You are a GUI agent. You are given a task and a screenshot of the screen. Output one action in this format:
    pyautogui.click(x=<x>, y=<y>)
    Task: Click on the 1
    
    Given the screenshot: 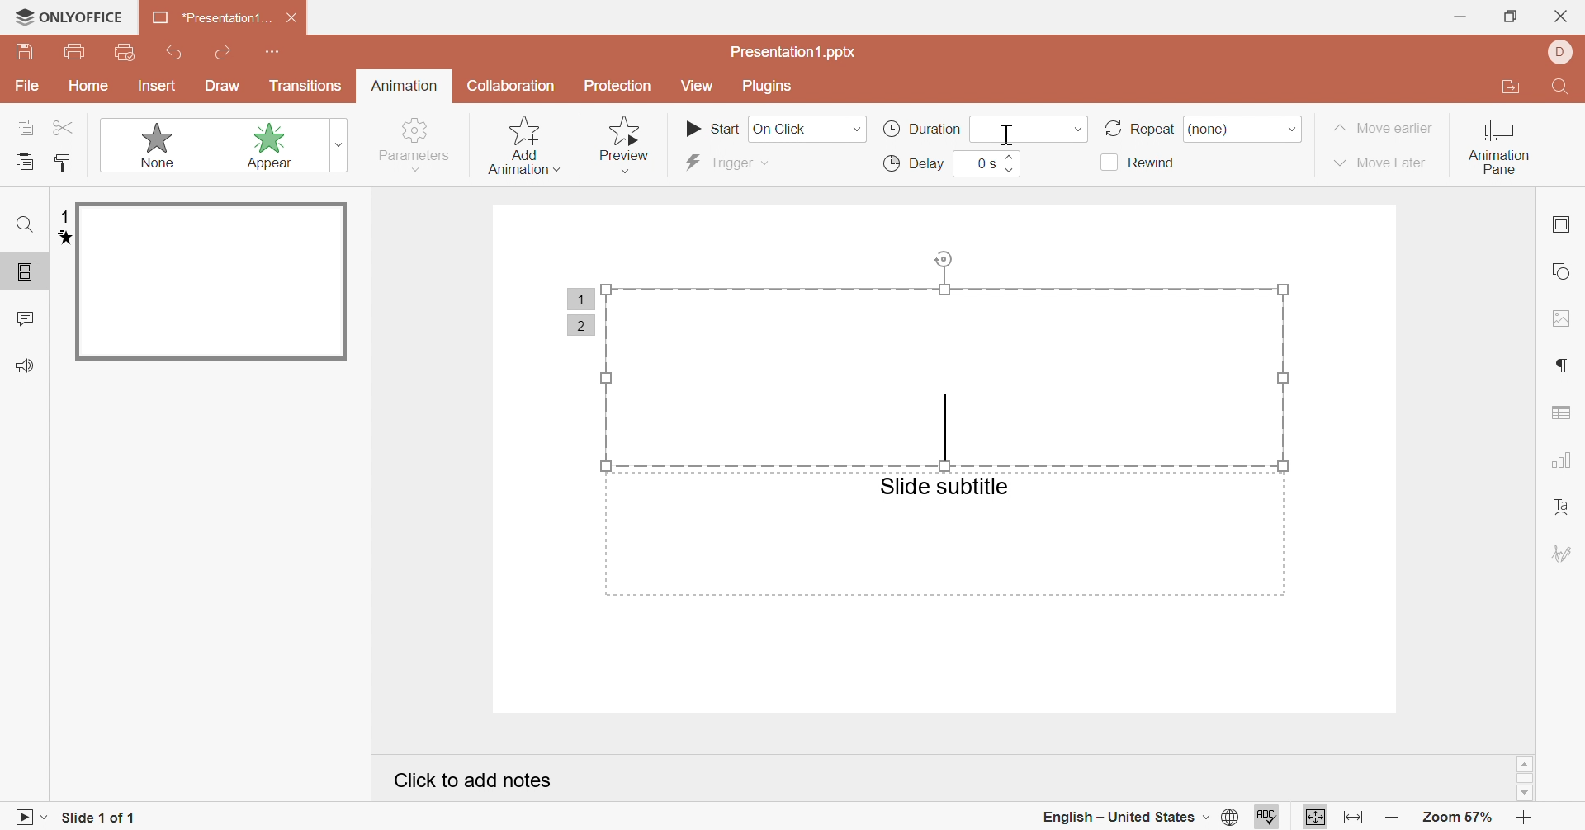 What is the action you would take?
    pyautogui.click(x=580, y=296)
    